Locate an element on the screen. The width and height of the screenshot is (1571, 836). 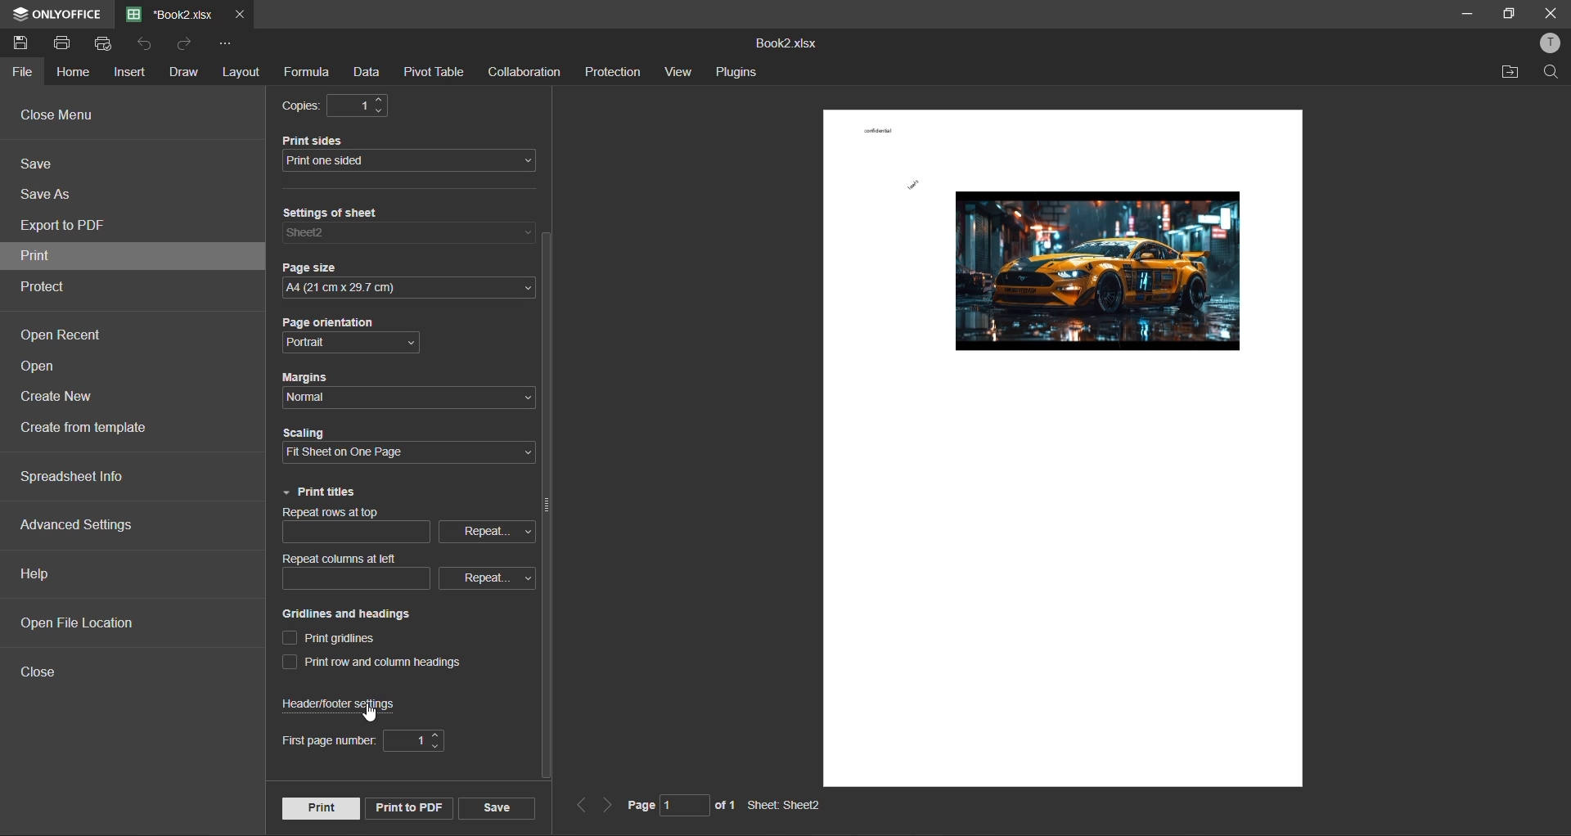
print sides is located at coordinates (412, 162).